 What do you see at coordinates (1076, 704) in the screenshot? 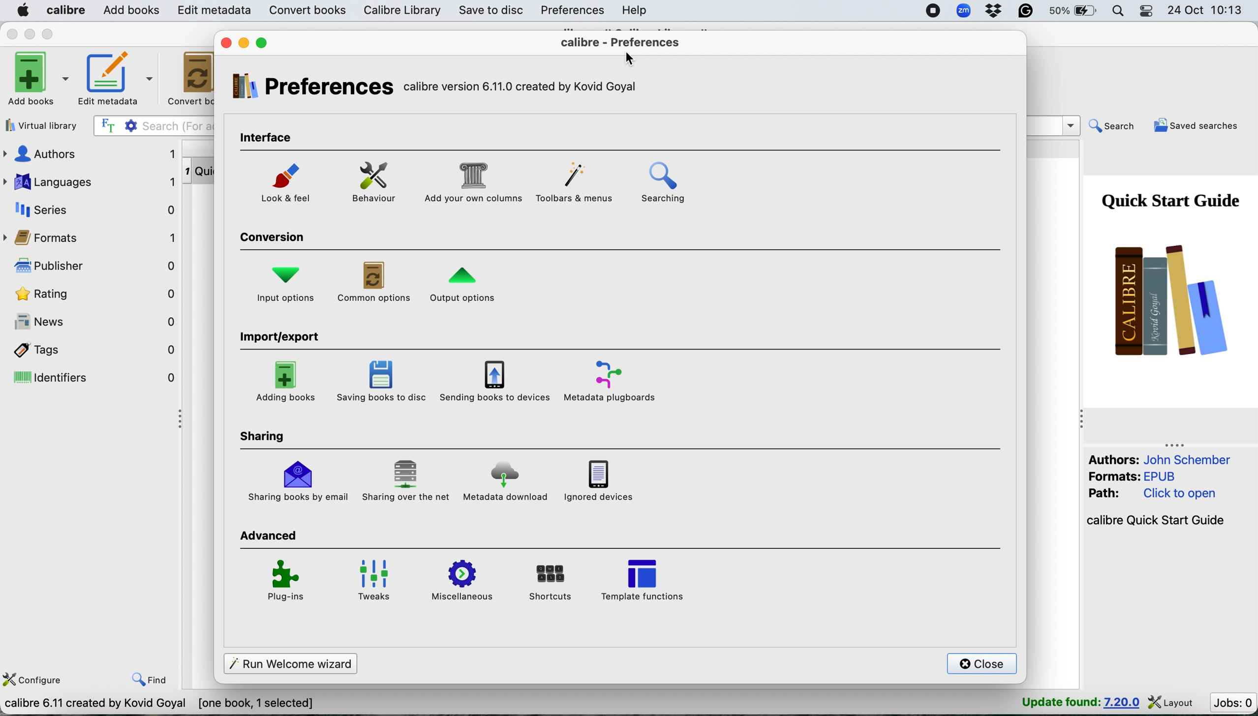
I see `update found : 7.20.0` at bounding box center [1076, 704].